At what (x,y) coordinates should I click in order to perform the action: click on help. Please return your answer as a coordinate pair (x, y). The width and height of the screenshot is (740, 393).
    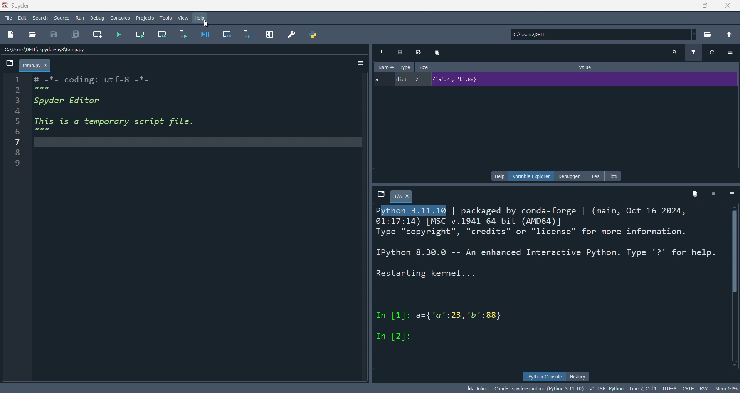
    Looking at the image, I should click on (499, 176).